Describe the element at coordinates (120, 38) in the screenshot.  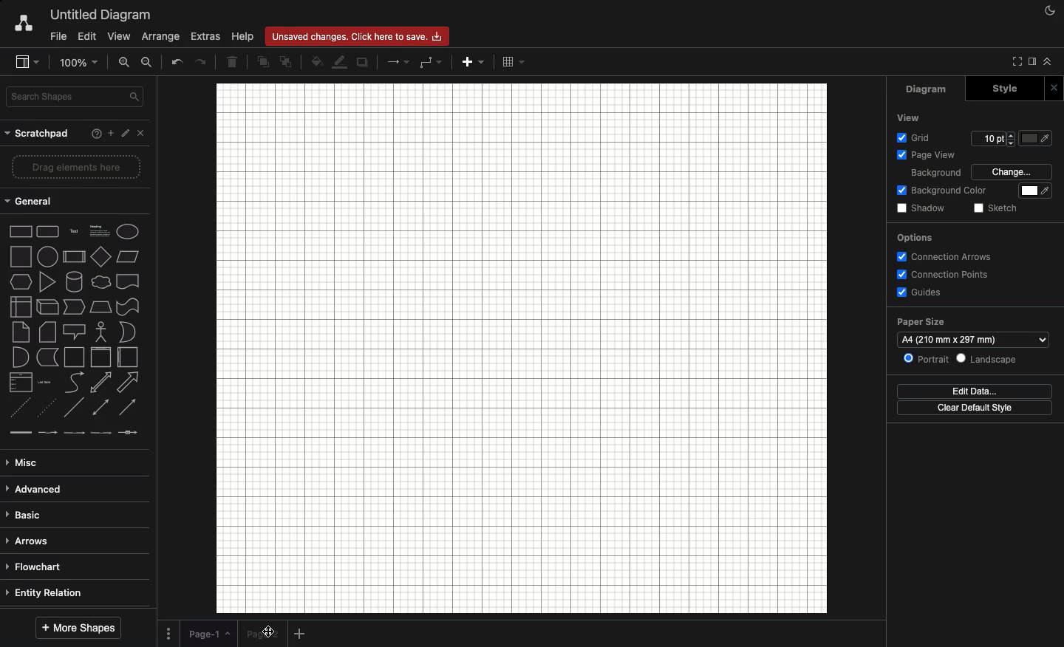
I see `View` at that location.